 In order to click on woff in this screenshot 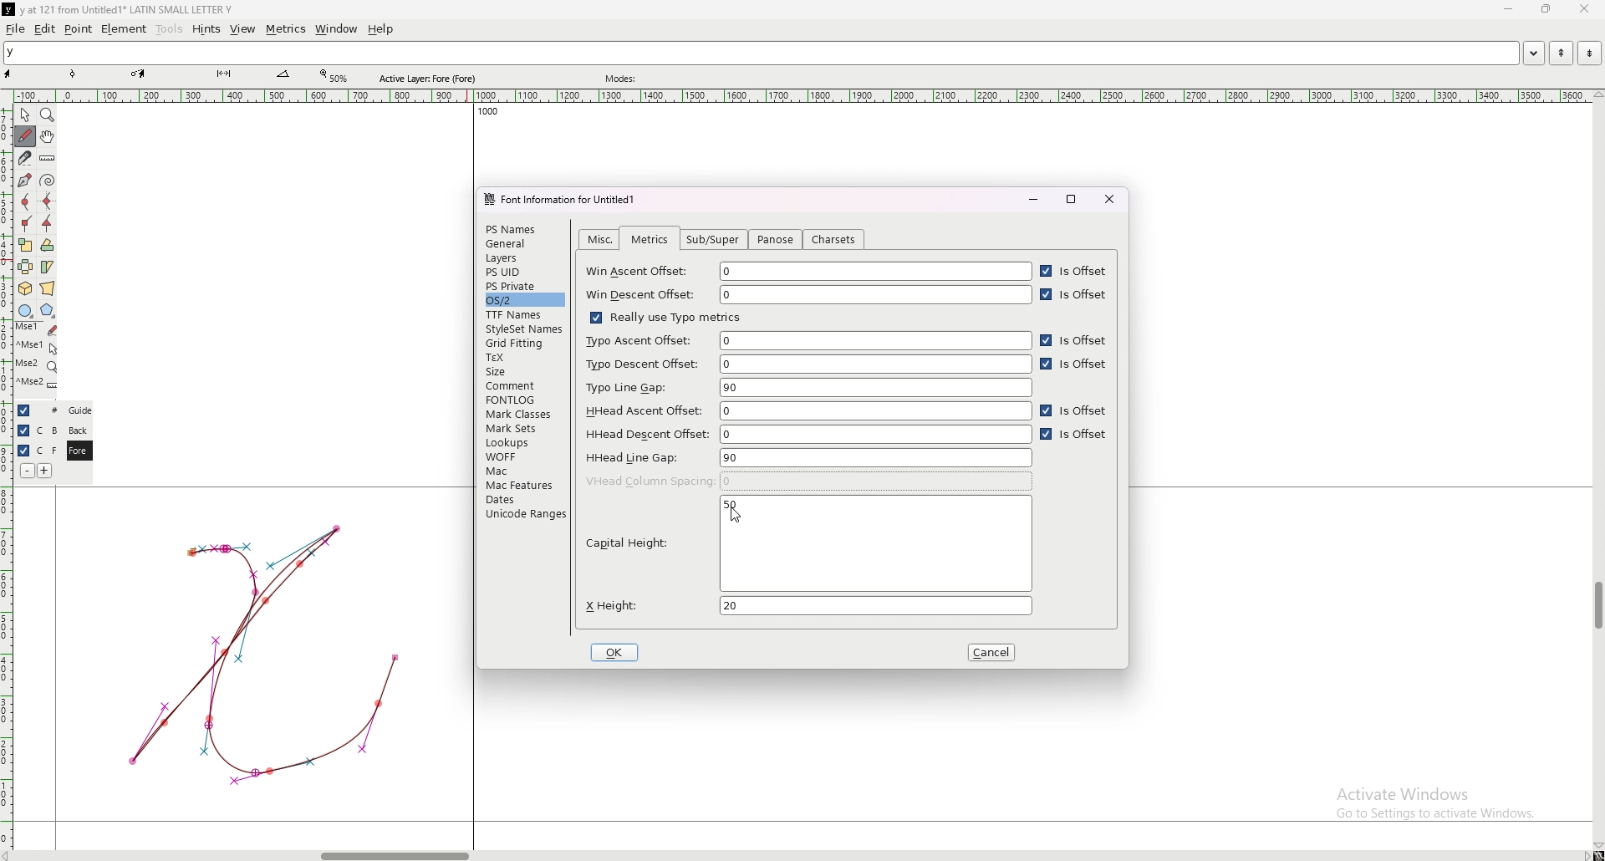, I will do `click(522, 456)`.